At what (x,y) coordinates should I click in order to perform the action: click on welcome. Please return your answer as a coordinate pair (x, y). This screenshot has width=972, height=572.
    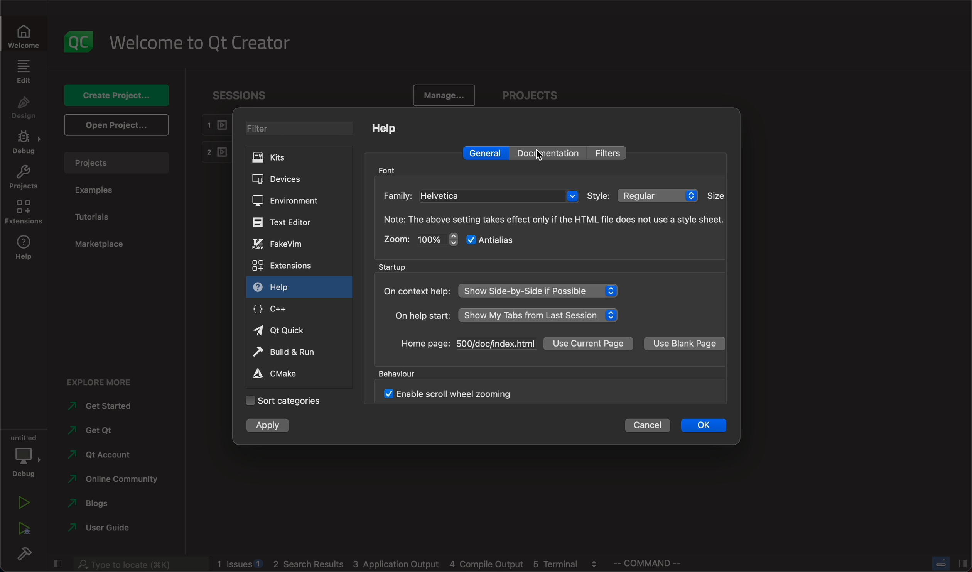
    Looking at the image, I should click on (200, 43).